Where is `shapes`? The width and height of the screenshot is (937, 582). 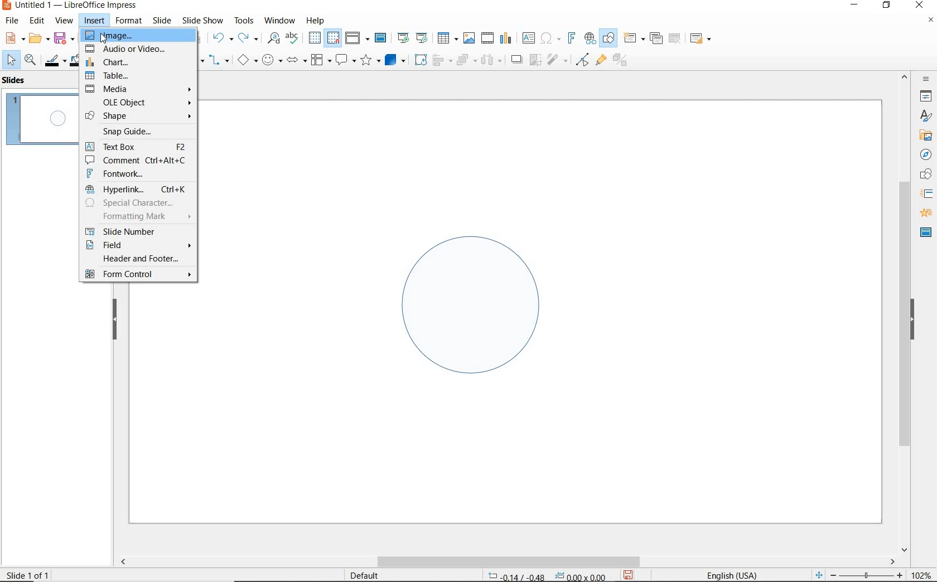 shapes is located at coordinates (924, 174).